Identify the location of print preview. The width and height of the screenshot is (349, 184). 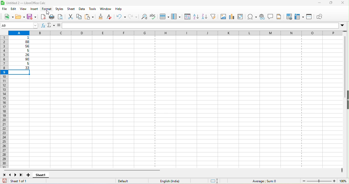
(62, 17).